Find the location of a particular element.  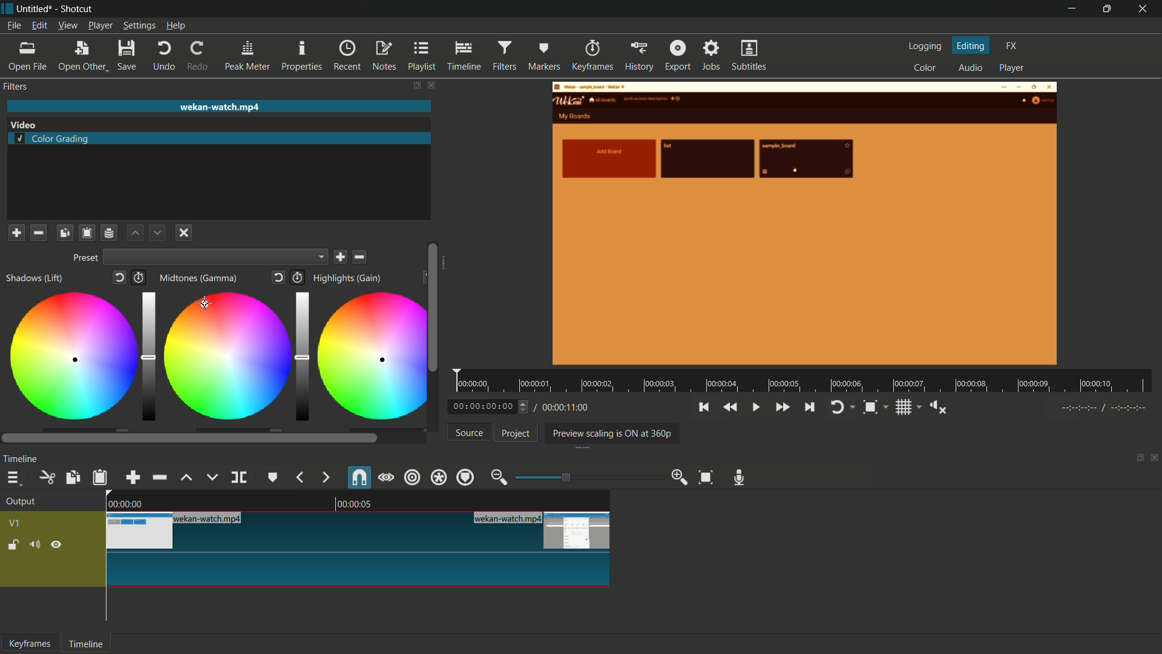

markers is located at coordinates (545, 55).